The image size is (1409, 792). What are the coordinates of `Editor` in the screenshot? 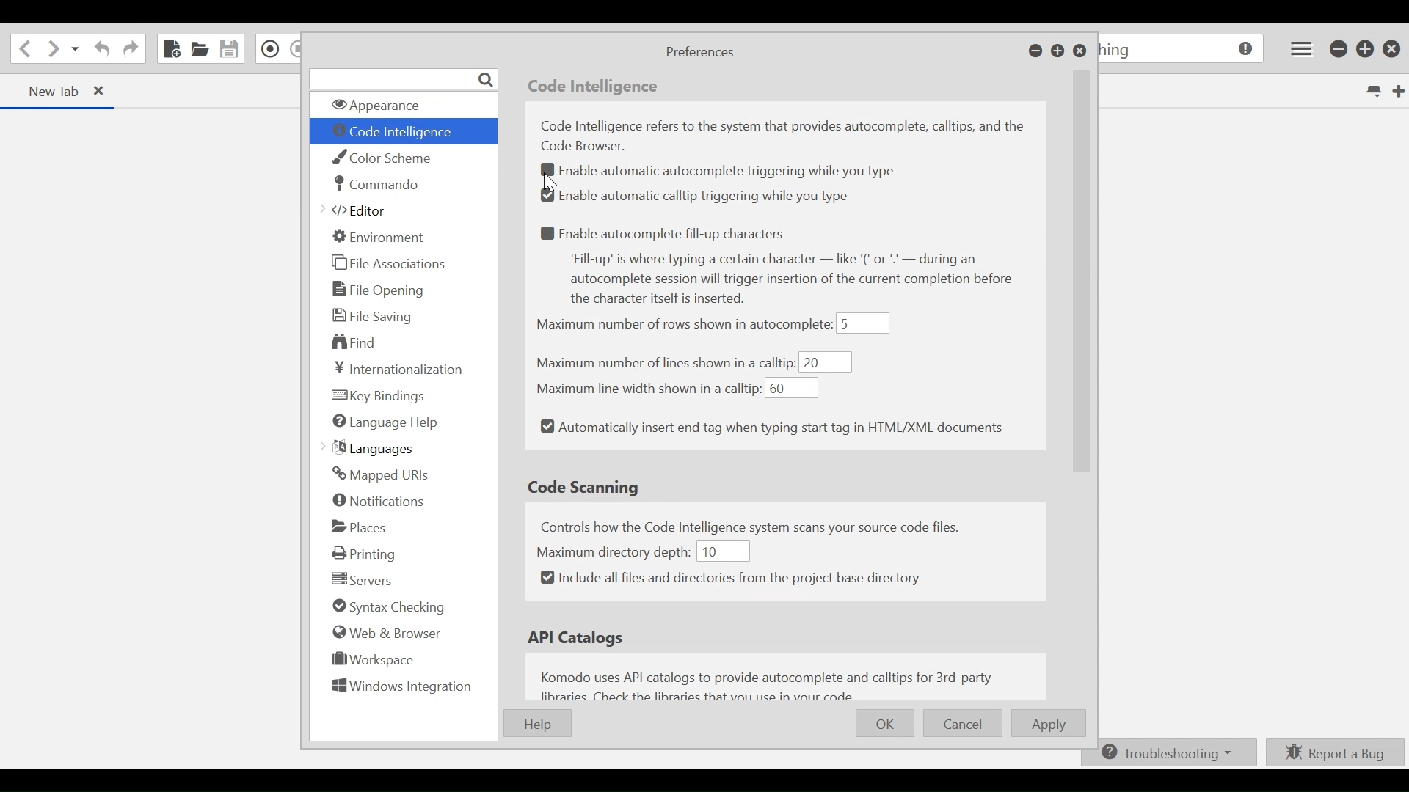 It's located at (360, 212).